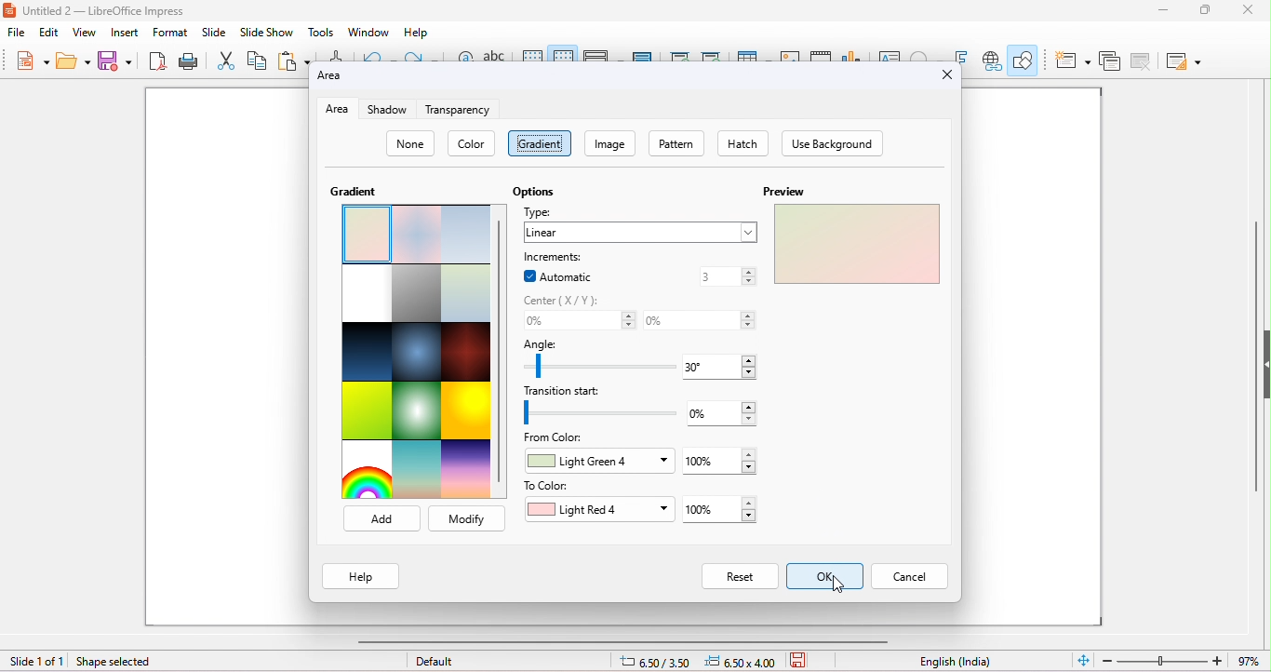 This screenshot has height=672, width=1271. I want to click on Gradient option 4, so click(364, 293).